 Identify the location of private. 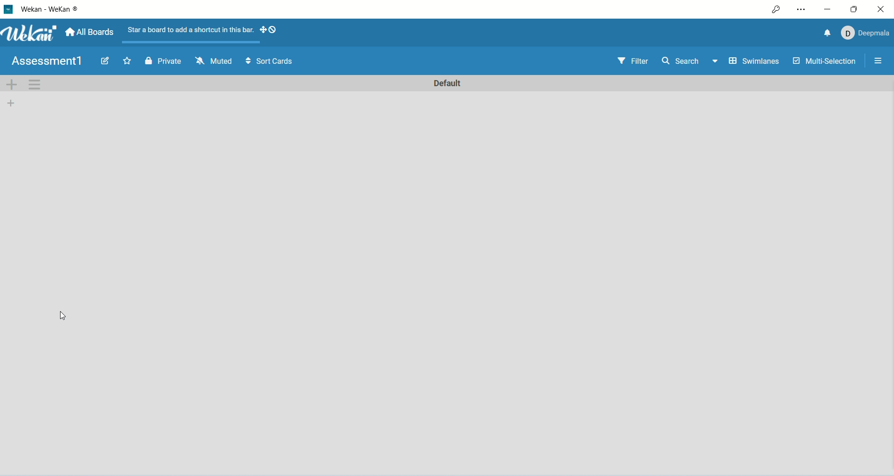
(161, 61).